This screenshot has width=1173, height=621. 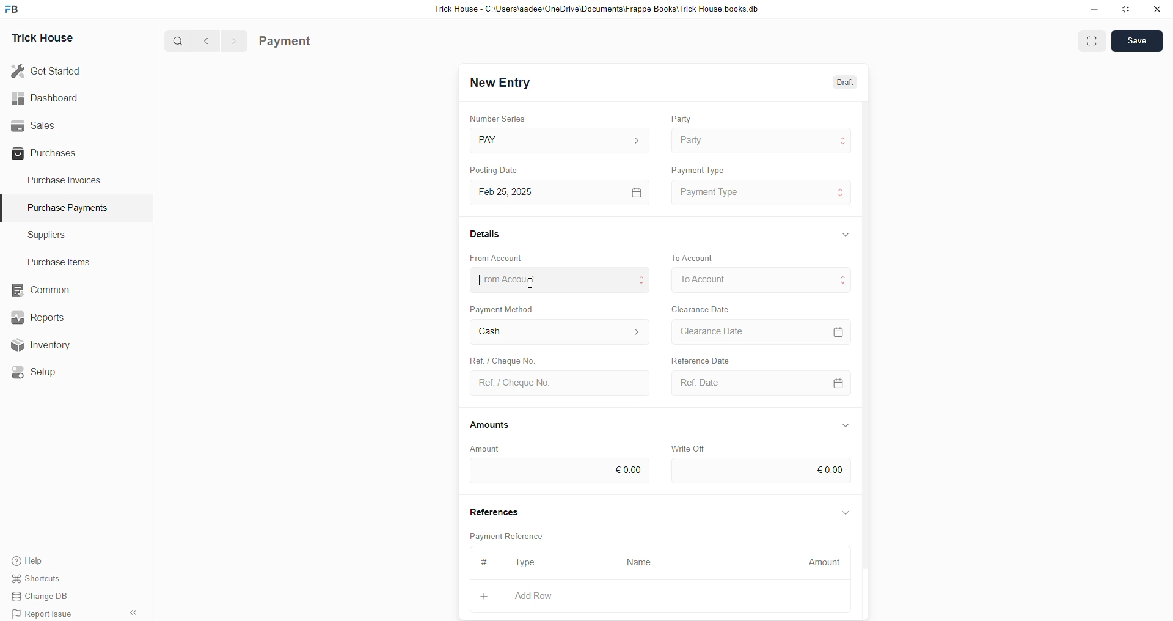 I want to click on Payment Type, so click(x=702, y=167).